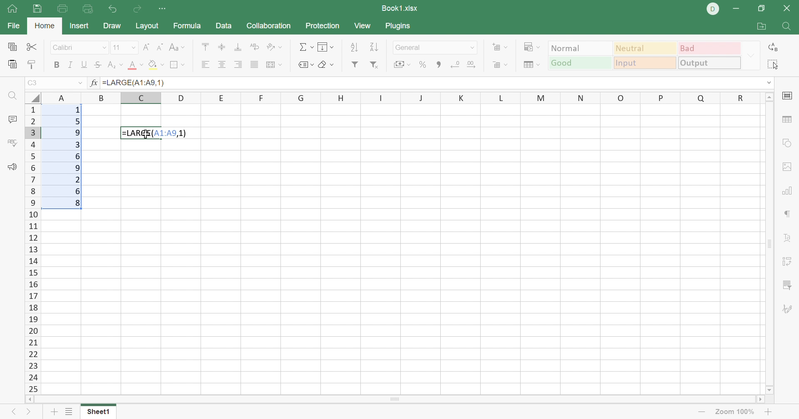 The image size is (799, 419). Describe the element at coordinates (32, 399) in the screenshot. I see `Scroll Left` at that location.